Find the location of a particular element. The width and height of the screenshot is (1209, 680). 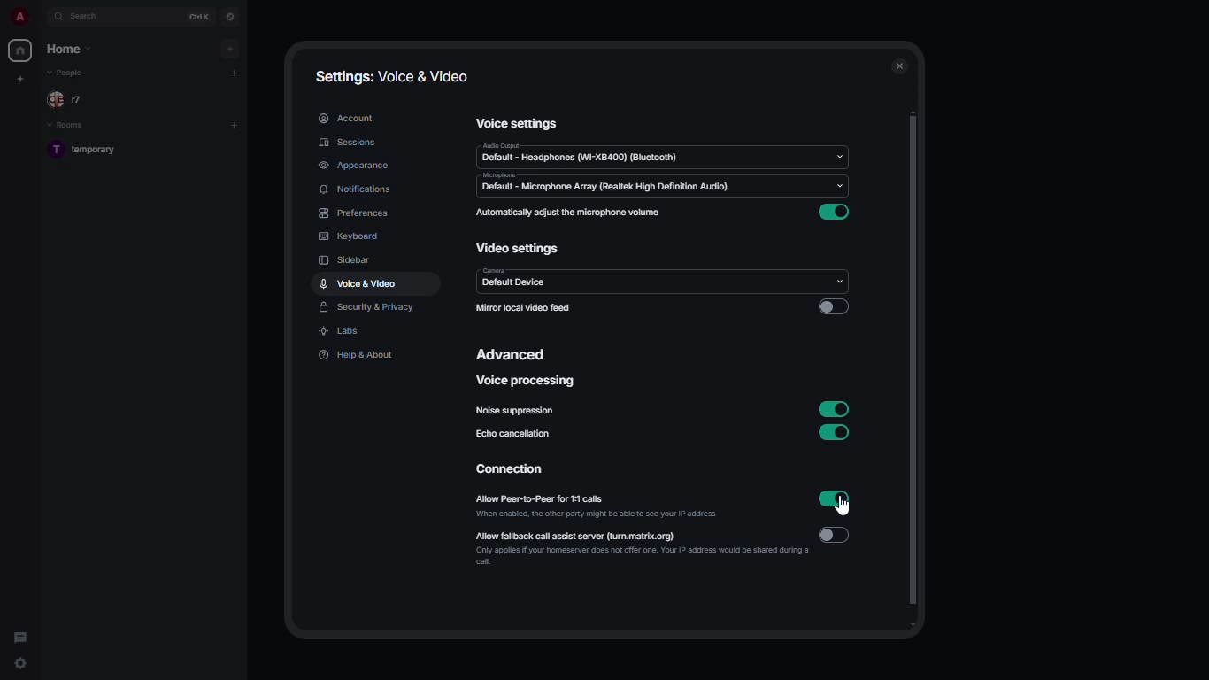

account is located at coordinates (344, 117).